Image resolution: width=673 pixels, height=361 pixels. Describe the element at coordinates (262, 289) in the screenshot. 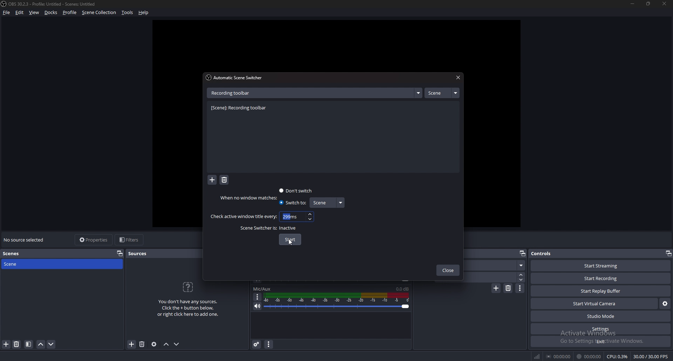

I see `mic/aux` at that location.